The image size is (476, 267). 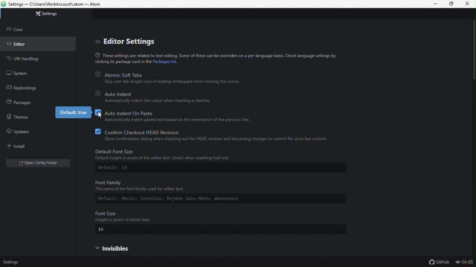 What do you see at coordinates (73, 113) in the screenshot?
I see `default true` at bounding box center [73, 113].